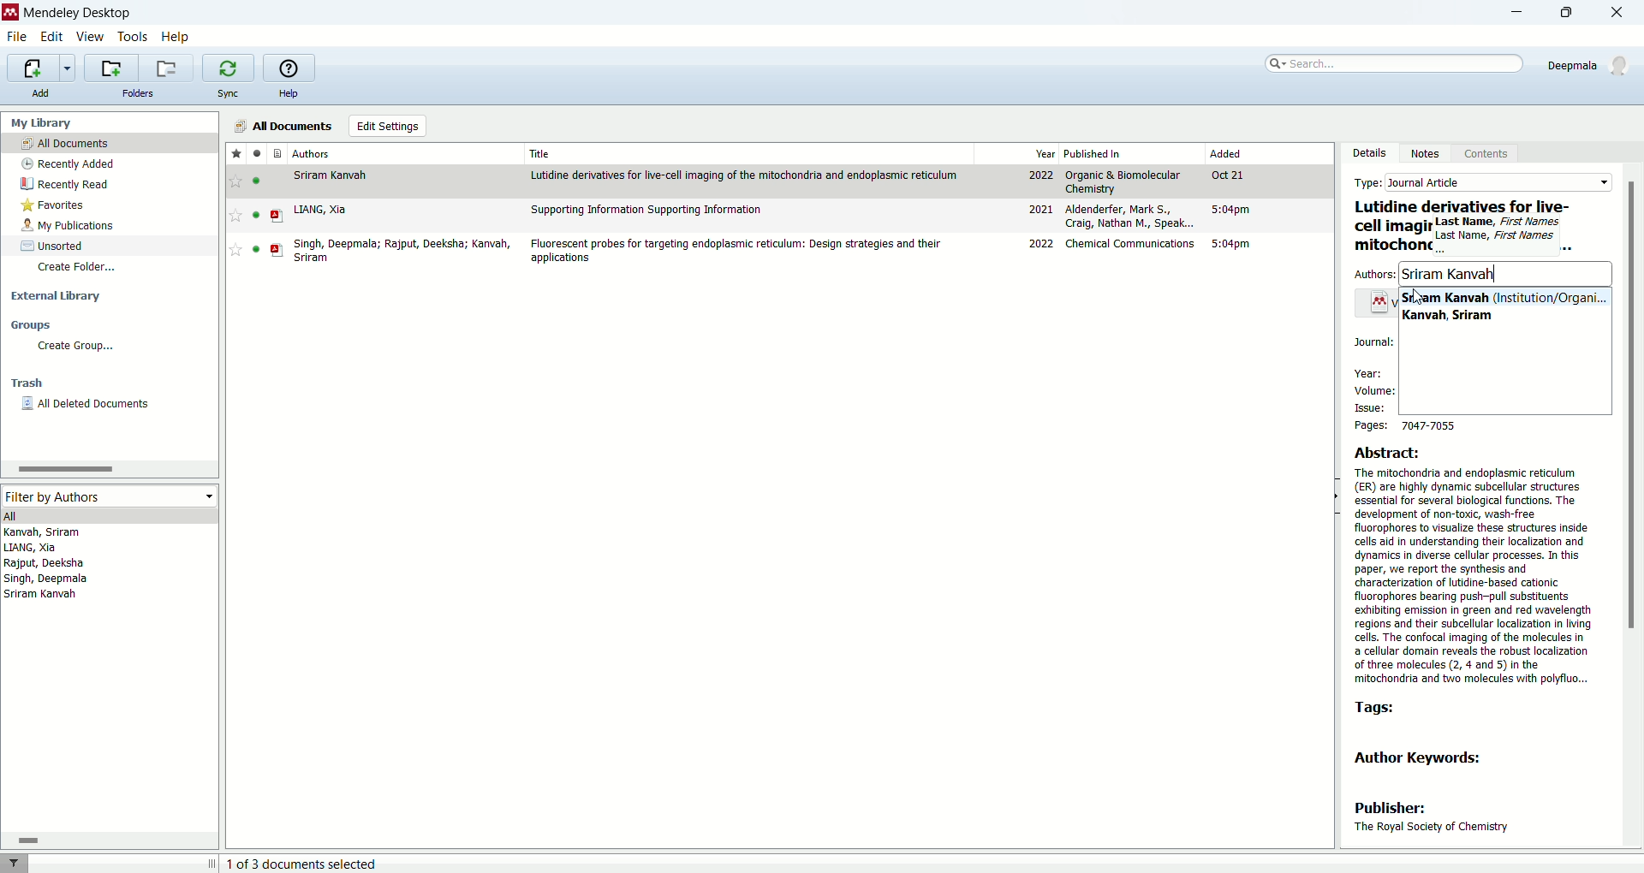 The height and width of the screenshot is (873, 1644). Describe the element at coordinates (1432, 819) in the screenshot. I see `publisher: The Royal Society of Chemistry` at that location.